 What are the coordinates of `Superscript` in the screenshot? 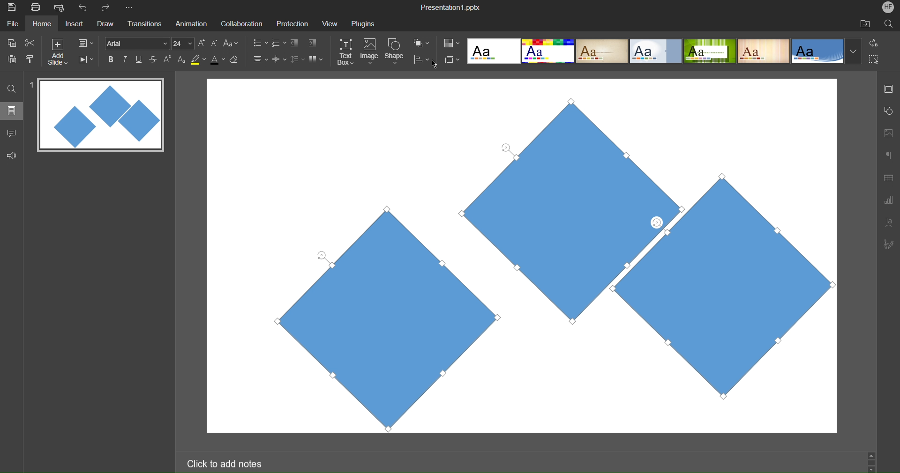 It's located at (168, 59).